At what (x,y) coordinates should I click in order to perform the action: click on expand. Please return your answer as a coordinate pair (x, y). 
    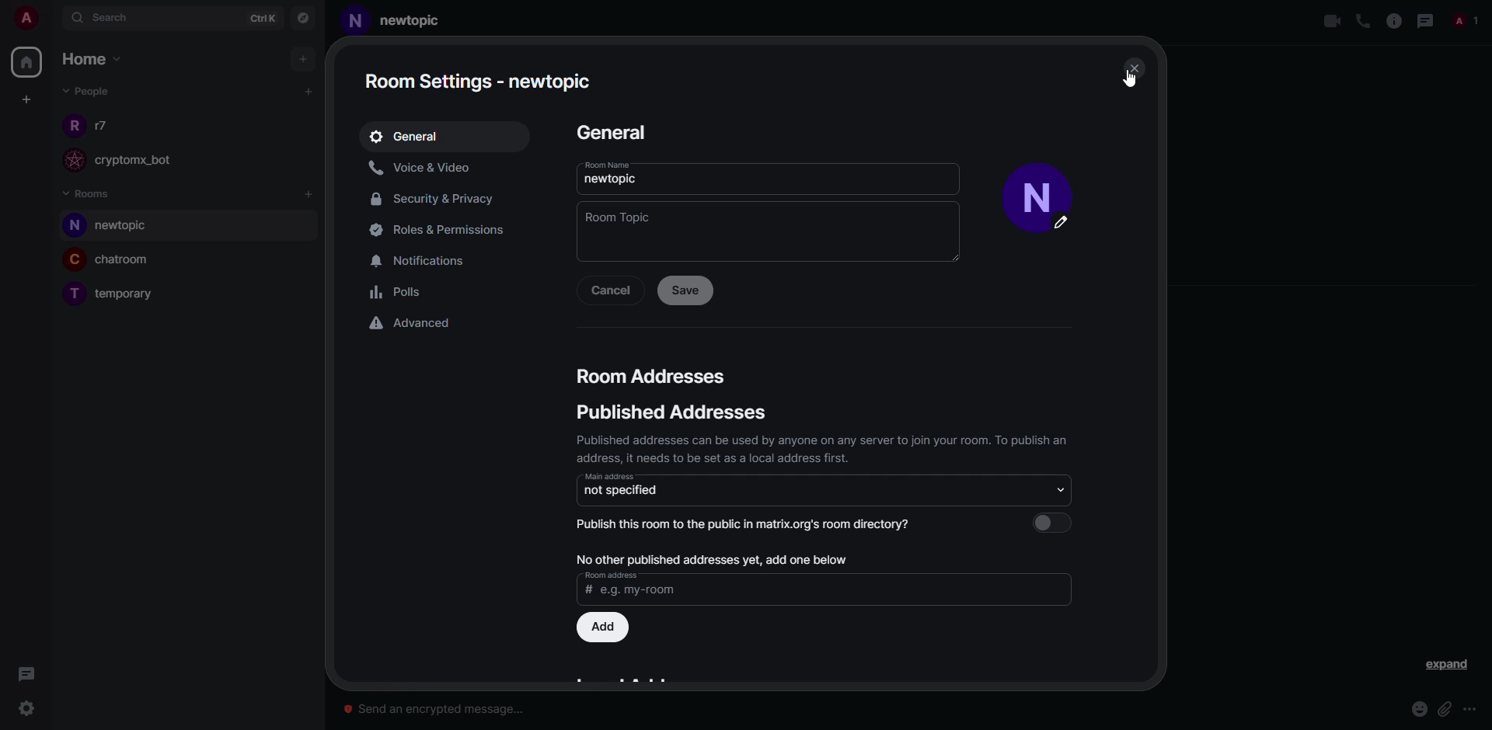
    Looking at the image, I should click on (1446, 666).